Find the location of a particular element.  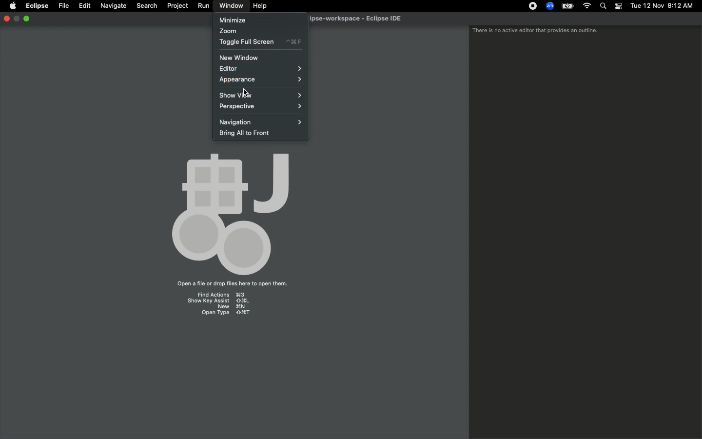

Eclipse IDE workspace is located at coordinates (360, 19).